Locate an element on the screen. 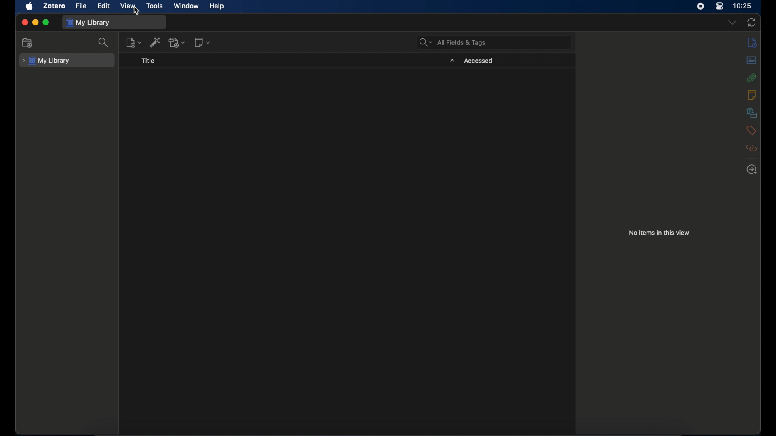 The width and height of the screenshot is (776, 436). new collection is located at coordinates (28, 43).